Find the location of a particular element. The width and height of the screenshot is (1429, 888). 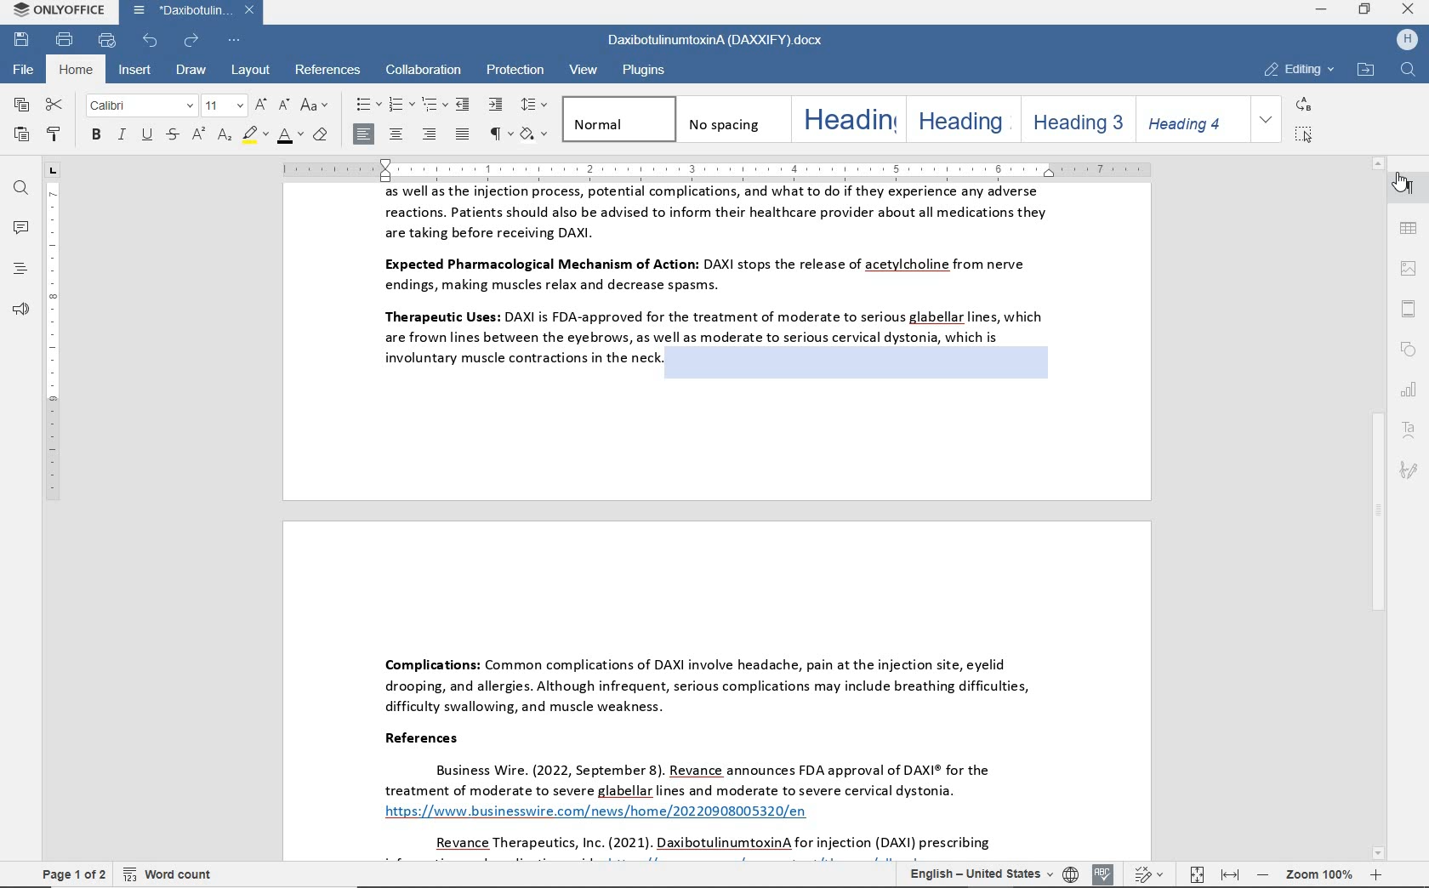

copy style is located at coordinates (56, 136).